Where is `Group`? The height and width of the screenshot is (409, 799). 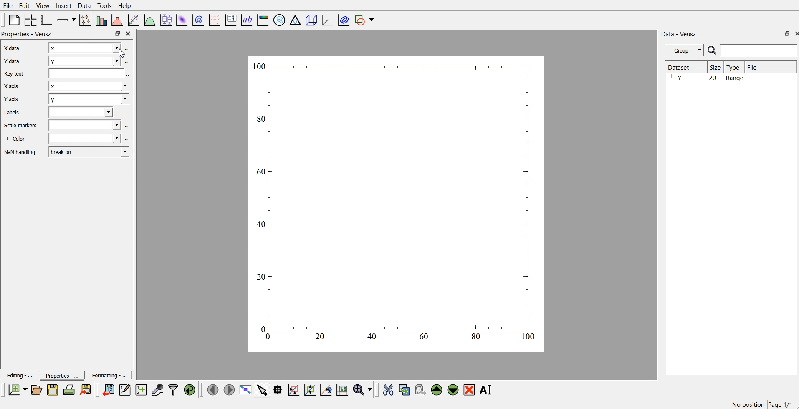 Group is located at coordinates (683, 50).